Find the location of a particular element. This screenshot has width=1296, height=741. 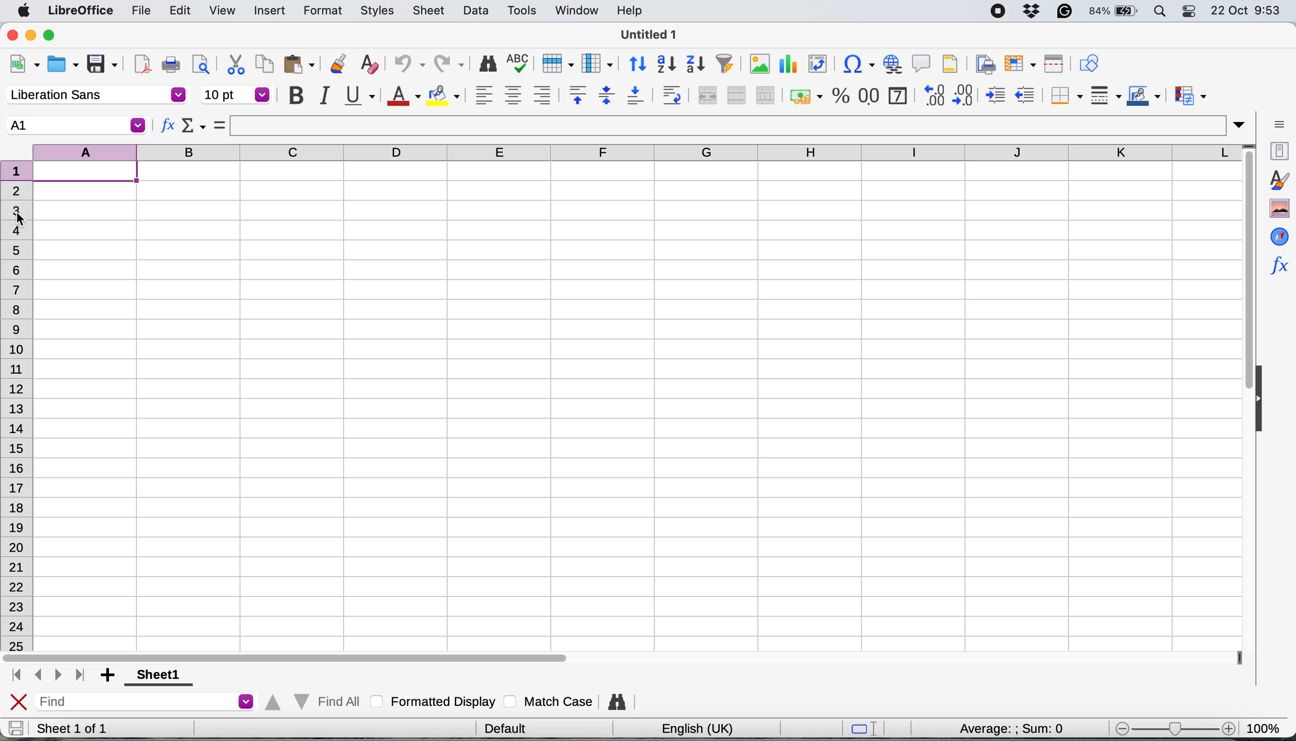

format is located at coordinates (323, 12).